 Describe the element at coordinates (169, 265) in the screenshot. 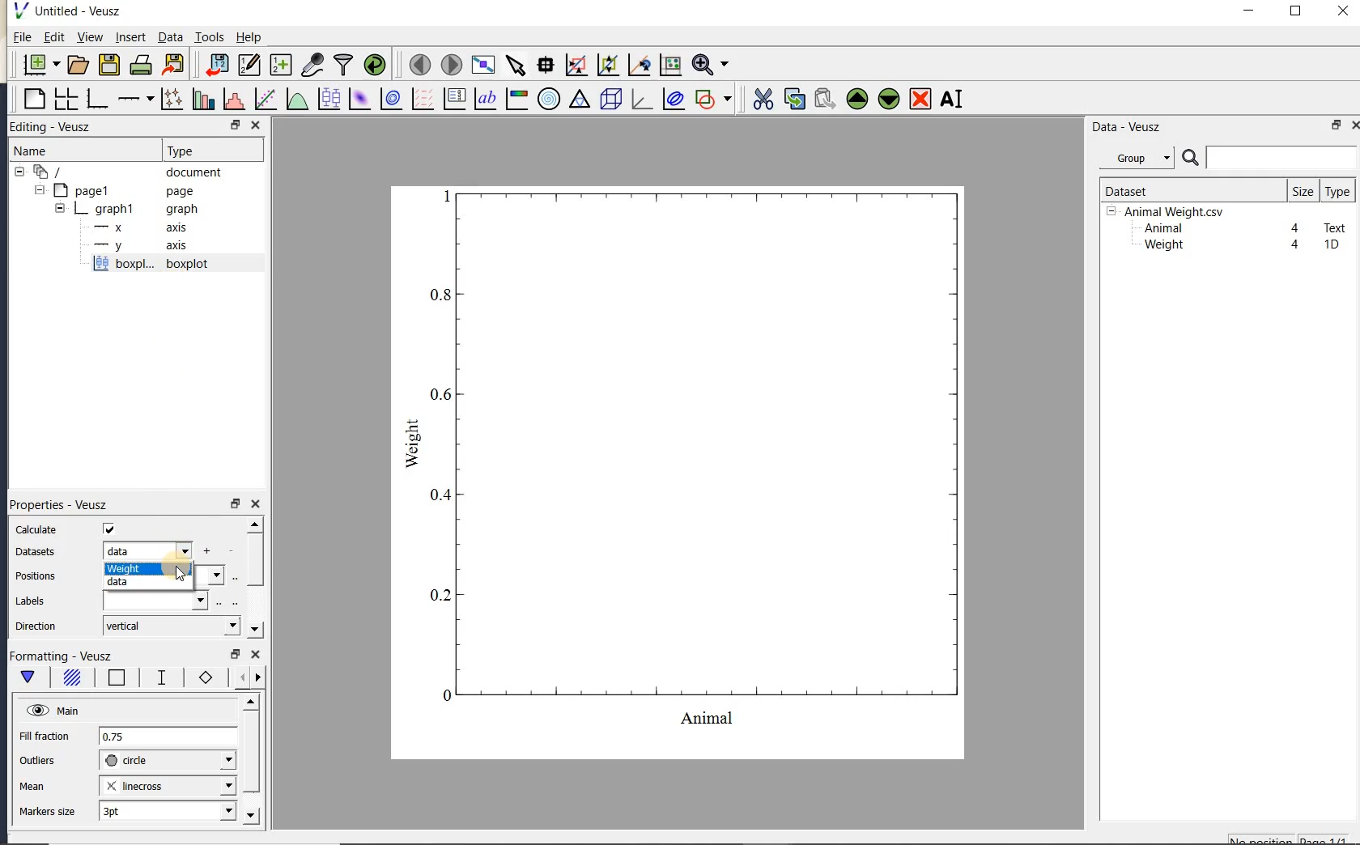

I see `boxplot` at that location.